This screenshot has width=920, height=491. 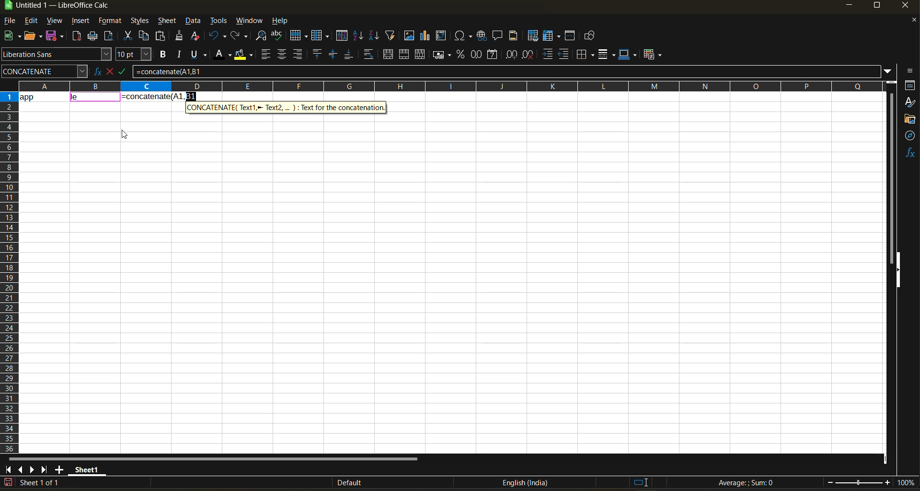 What do you see at coordinates (8, 483) in the screenshot?
I see `click to save` at bounding box center [8, 483].